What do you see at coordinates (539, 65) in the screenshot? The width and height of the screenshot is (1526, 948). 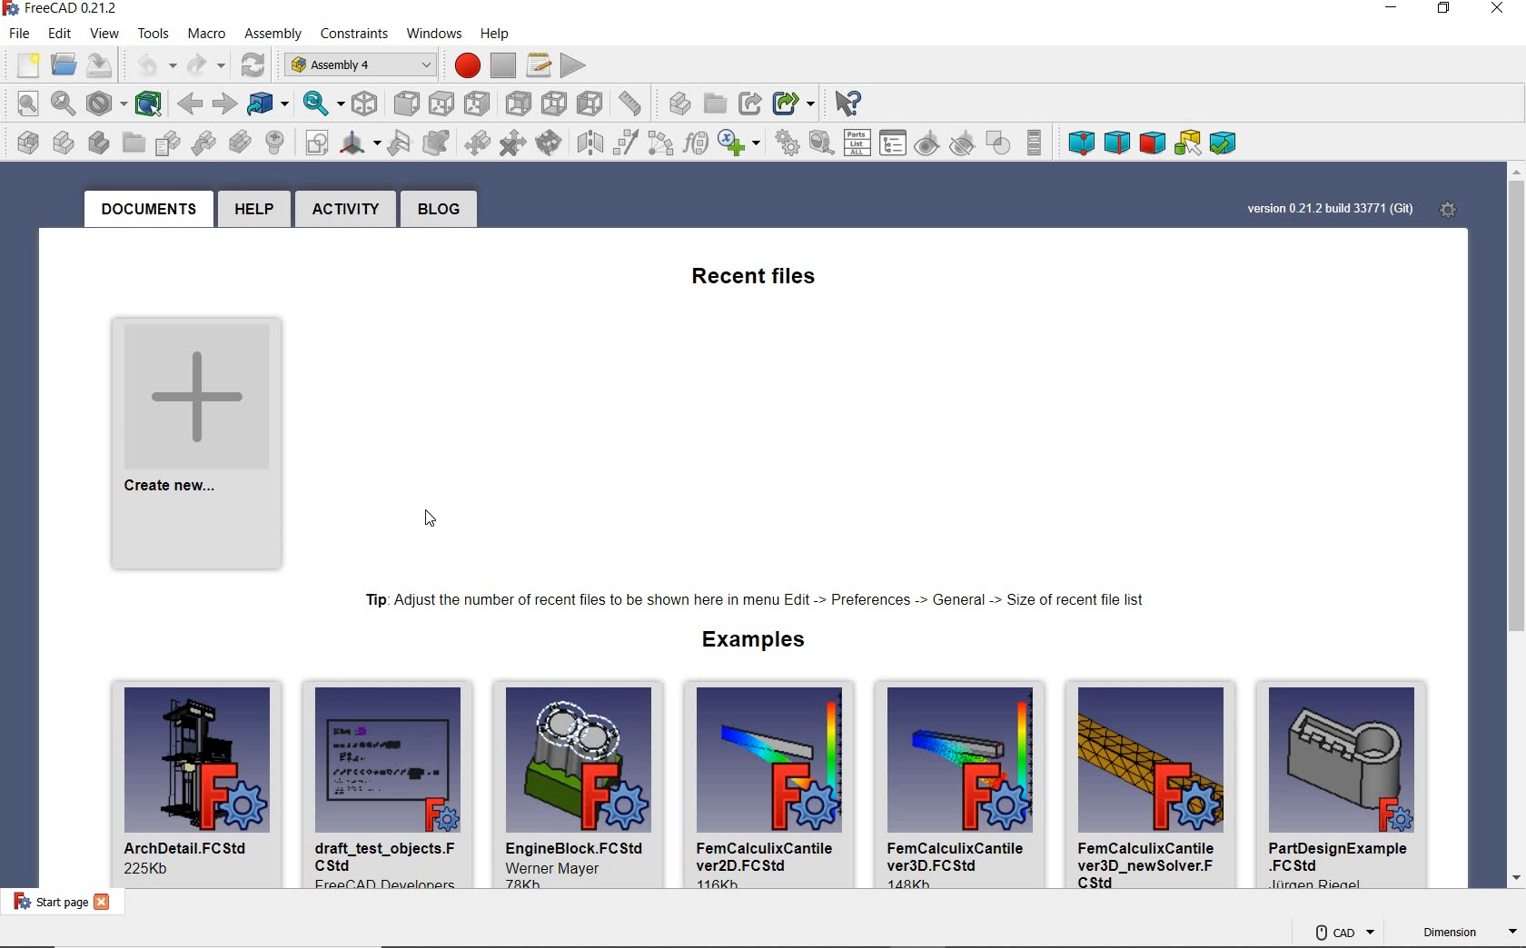 I see `macros` at bounding box center [539, 65].